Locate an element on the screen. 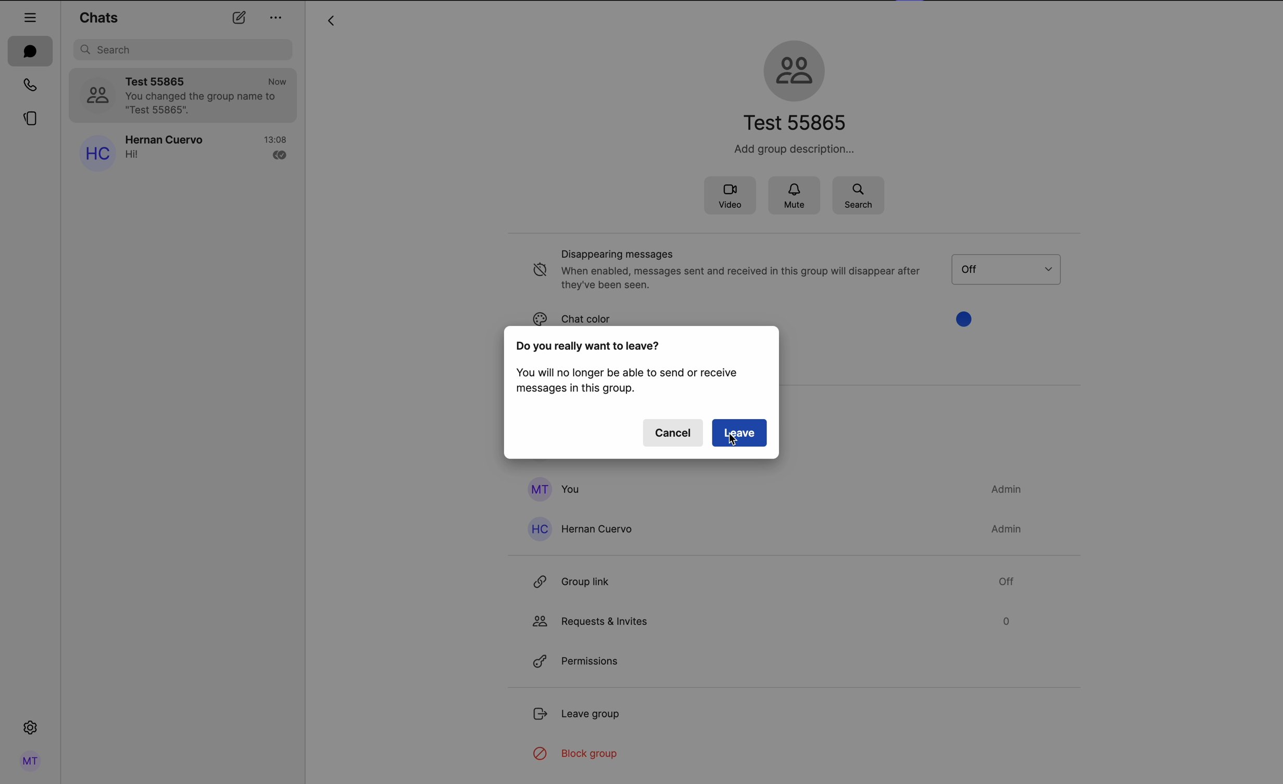  color is located at coordinates (970, 318).